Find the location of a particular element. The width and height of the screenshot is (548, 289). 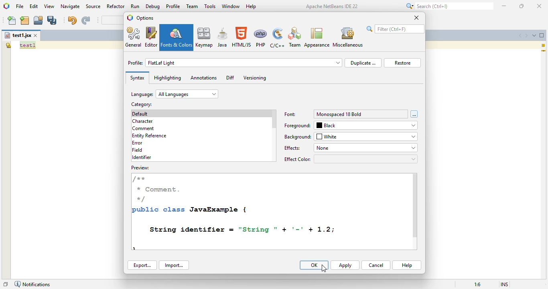

foreground: is located at coordinates (298, 125).